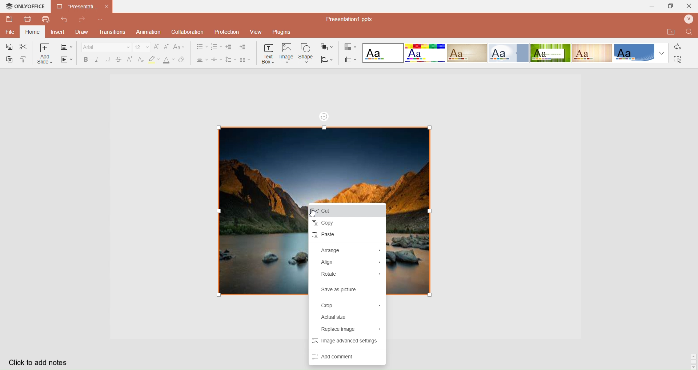 This screenshot has width=698, height=370. I want to click on Insert Shape, so click(306, 53).